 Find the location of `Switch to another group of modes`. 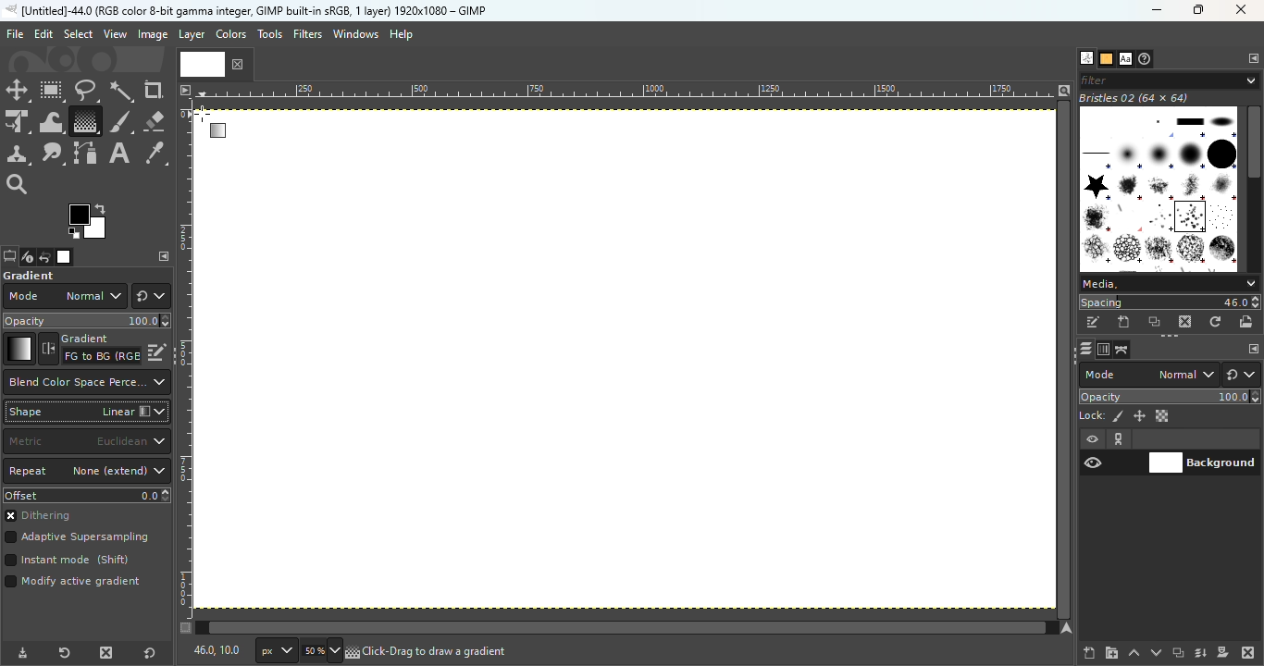

Switch to another group of modes is located at coordinates (151, 296).